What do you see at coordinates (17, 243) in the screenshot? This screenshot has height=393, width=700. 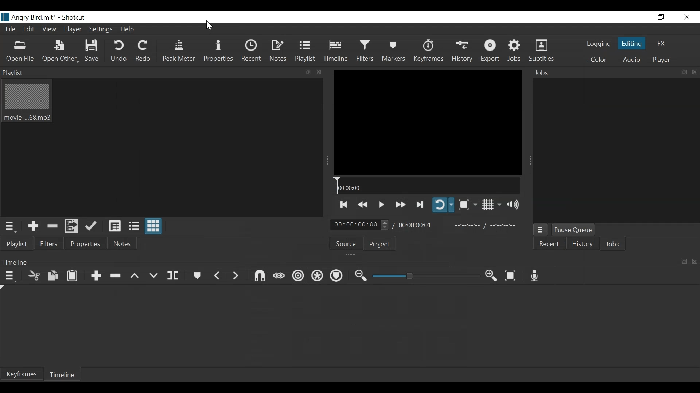 I see `Playlist menu` at bounding box center [17, 243].